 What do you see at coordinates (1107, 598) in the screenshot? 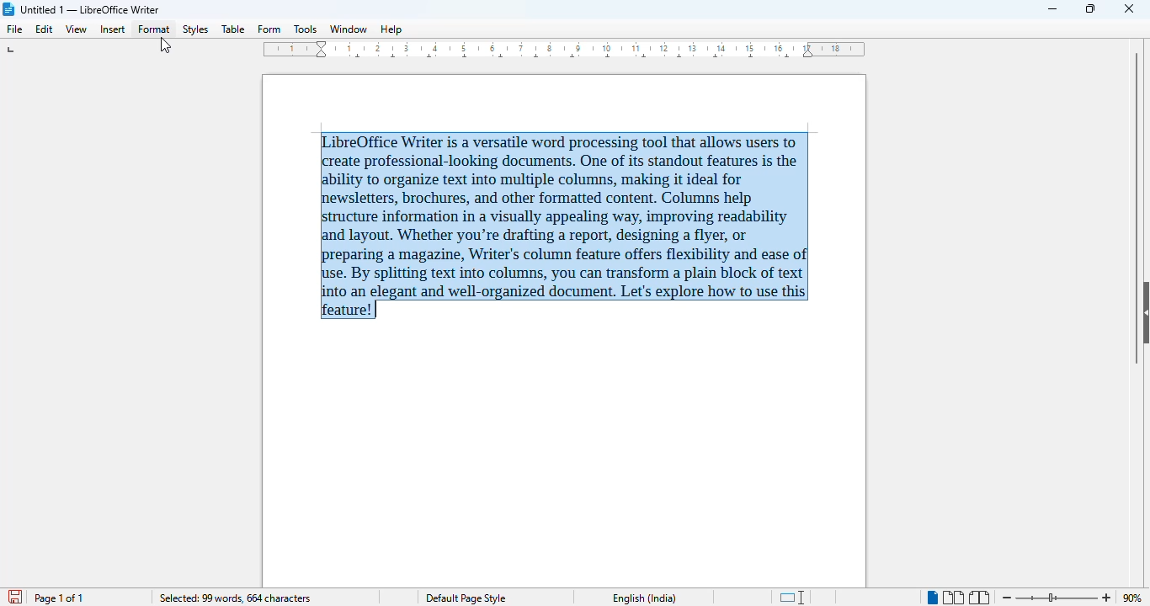
I see `zoom in` at bounding box center [1107, 598].